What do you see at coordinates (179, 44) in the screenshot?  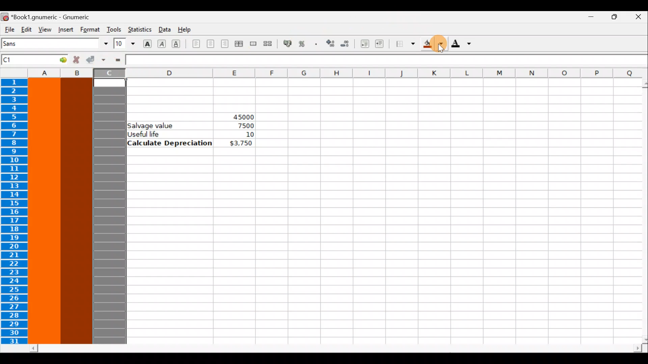 I see `Underline` at bounding box center [179, 44].